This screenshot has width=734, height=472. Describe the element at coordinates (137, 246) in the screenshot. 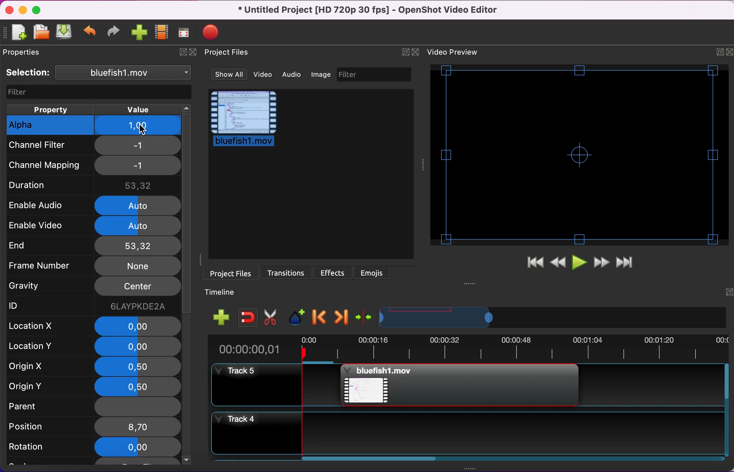

I see `53,32` at that location.